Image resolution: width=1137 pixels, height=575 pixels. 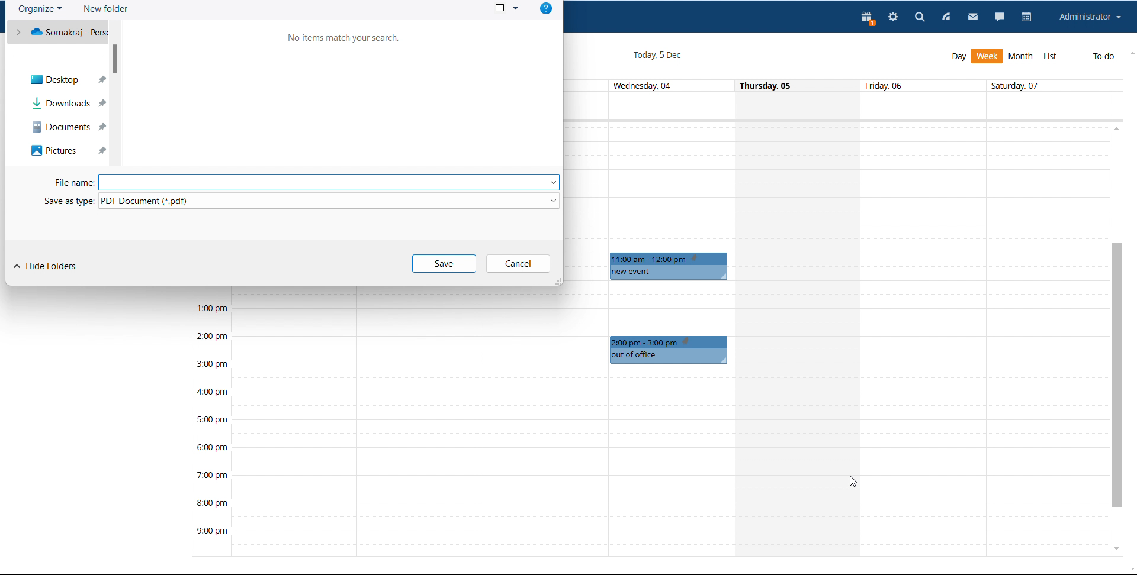 What do you see at coordinates (988, 56) in the screenshot?
I see `week view` at bounding box center [988, 56].